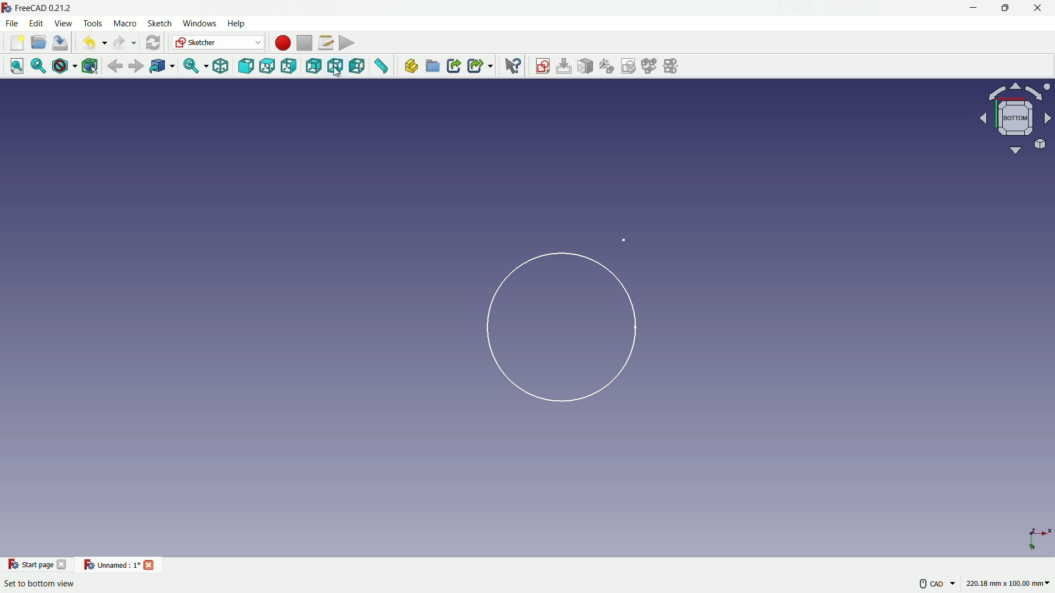 This screenshot has height=593, width=1055. Describe the element at coordinates (268, 67) in the screenshot. I see `front view` at that location.